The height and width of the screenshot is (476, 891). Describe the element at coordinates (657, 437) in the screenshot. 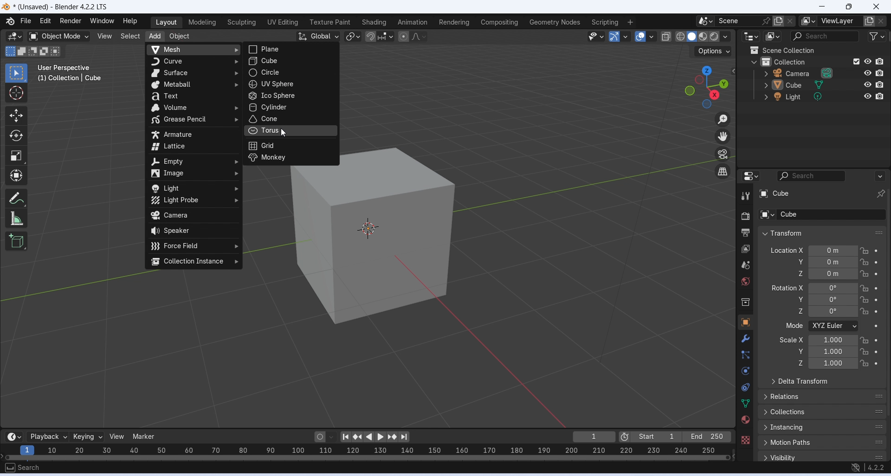

I see `Start 1` at that location.